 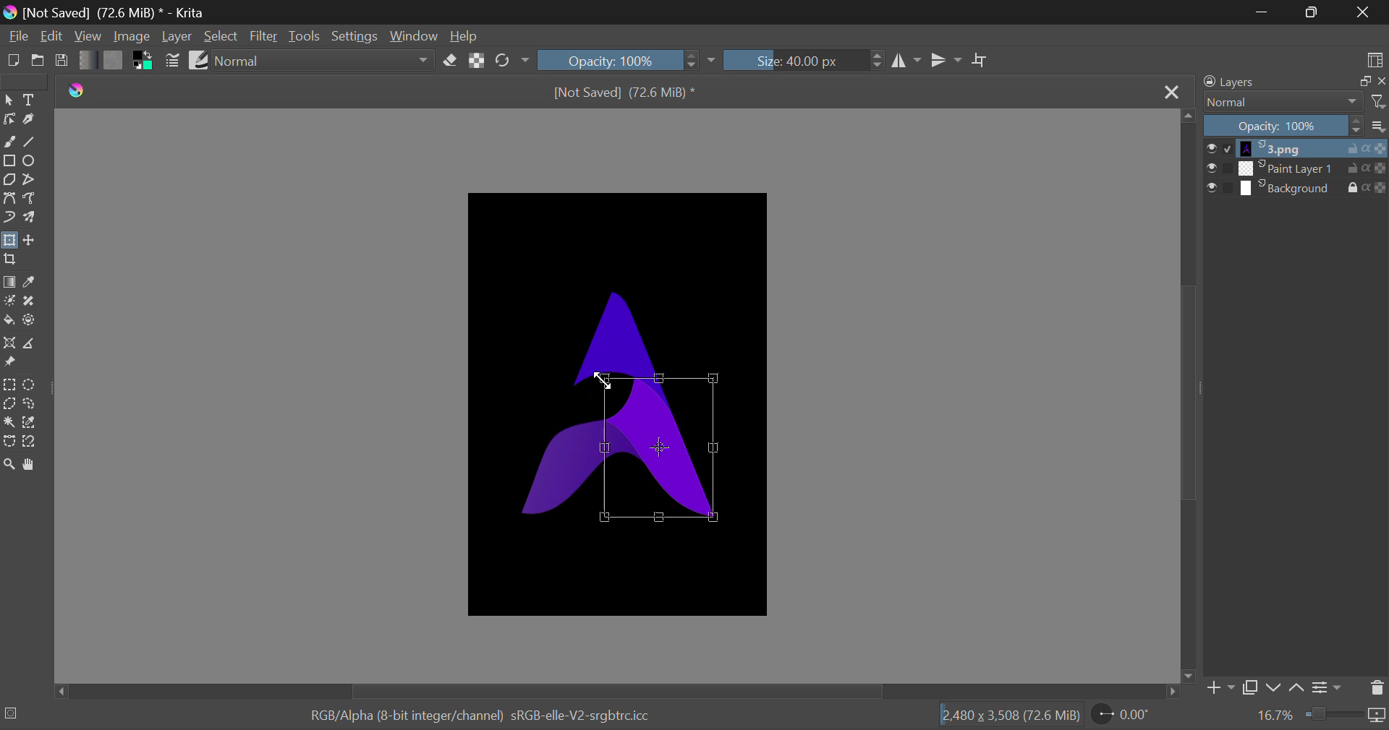 What do you see at coordinates (477, 61) in the screenshot?
I see `Lock Alpha` at bounding box center [477, 61].